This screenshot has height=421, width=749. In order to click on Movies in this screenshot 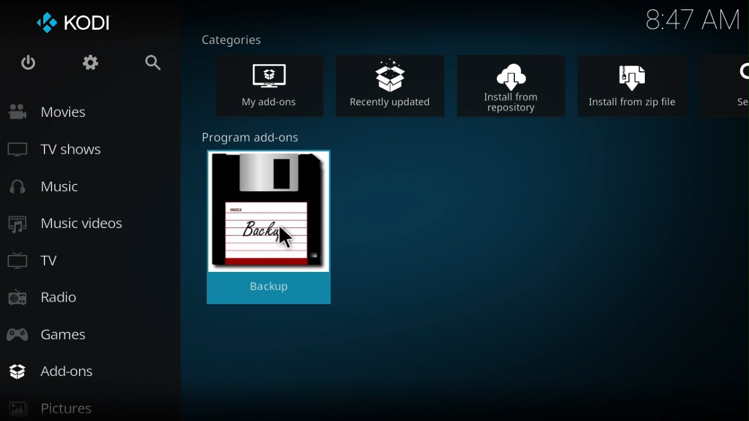, I will do `click(75, 112)`.